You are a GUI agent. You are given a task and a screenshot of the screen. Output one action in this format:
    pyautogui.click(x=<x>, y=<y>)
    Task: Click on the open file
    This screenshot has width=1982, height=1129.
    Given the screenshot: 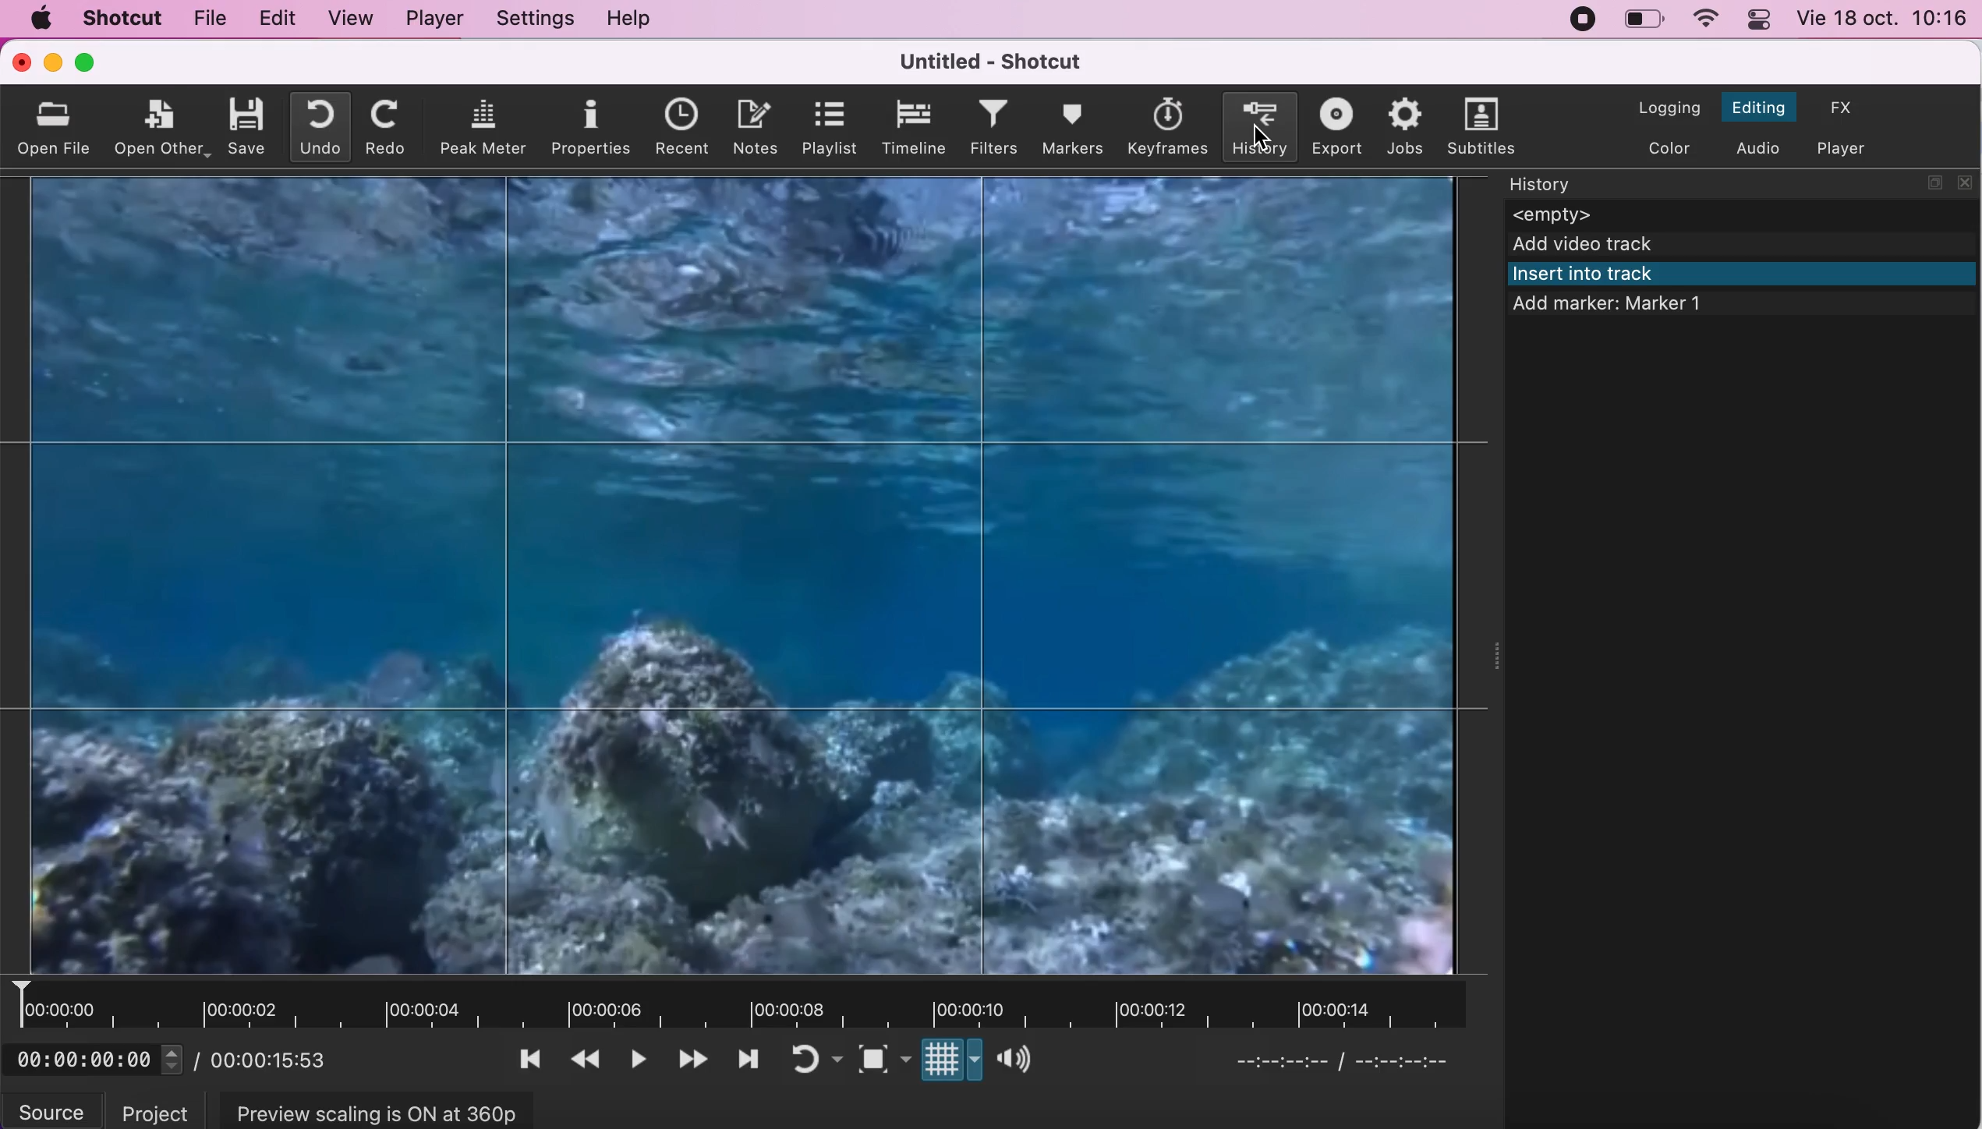 What is the action you would take?
    pyautogui.click(x=57, y=126)
    